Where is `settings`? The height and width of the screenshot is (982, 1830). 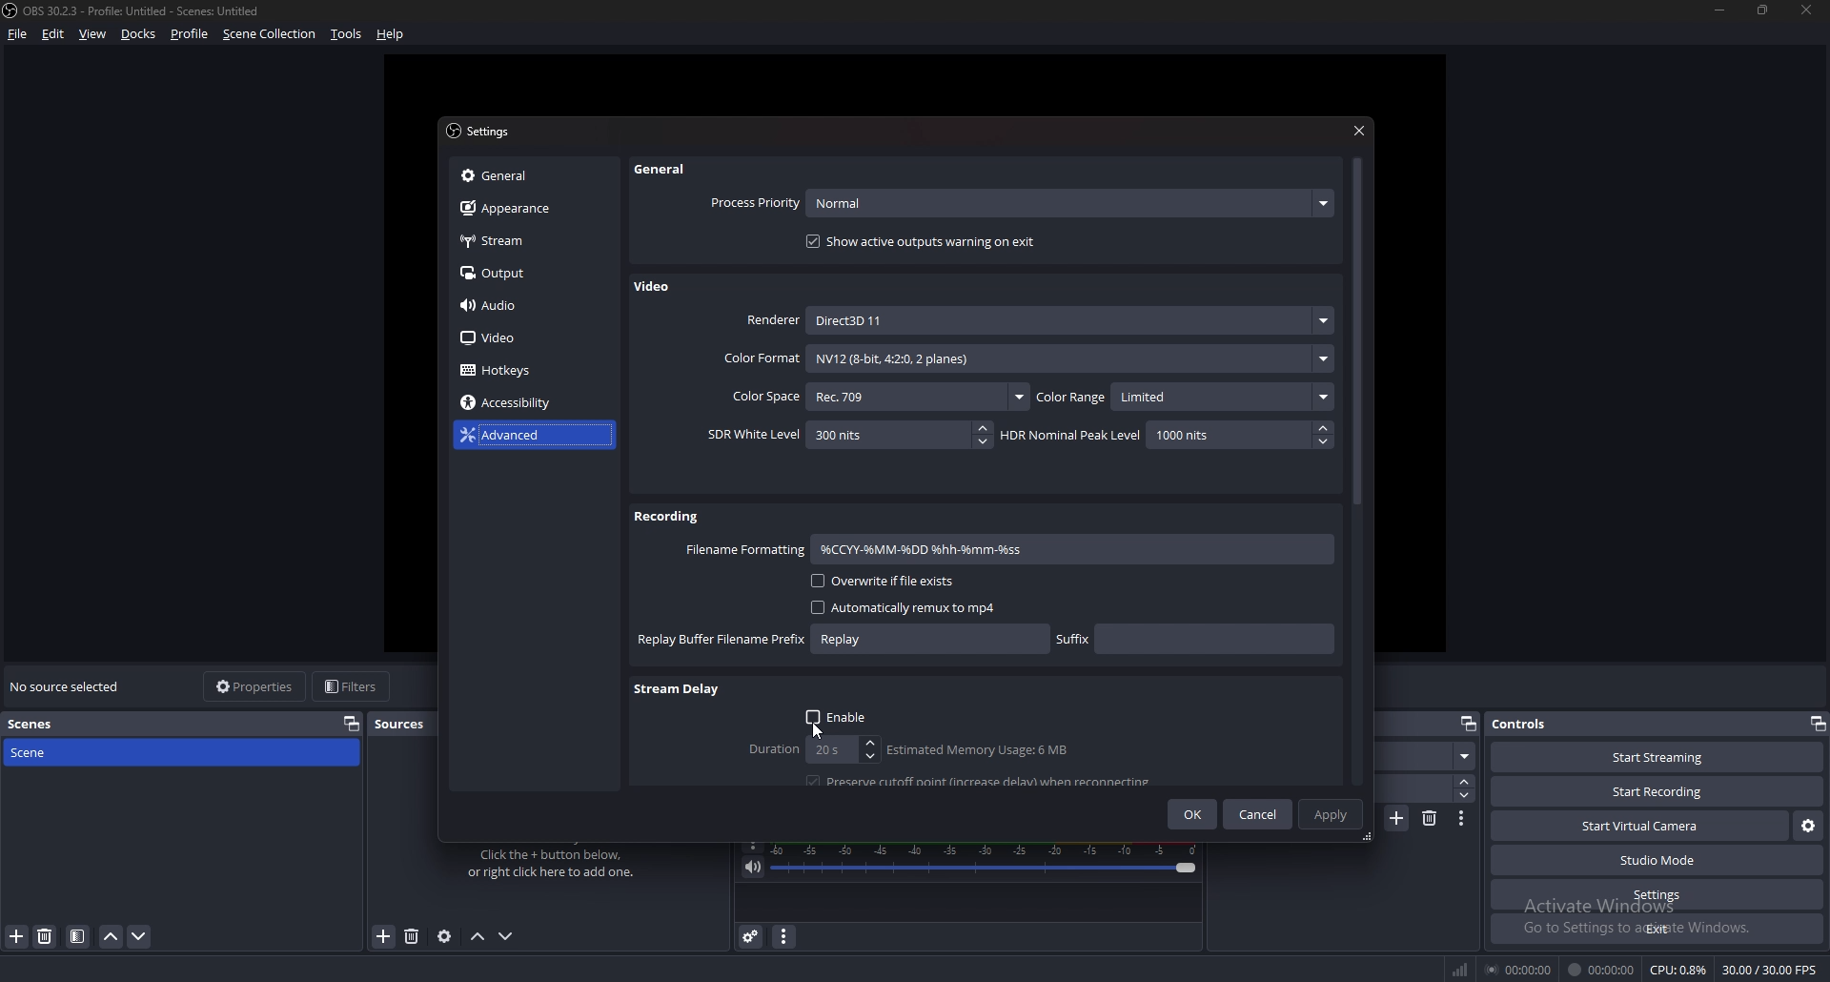 settings is located at coordinates (1657, 895).